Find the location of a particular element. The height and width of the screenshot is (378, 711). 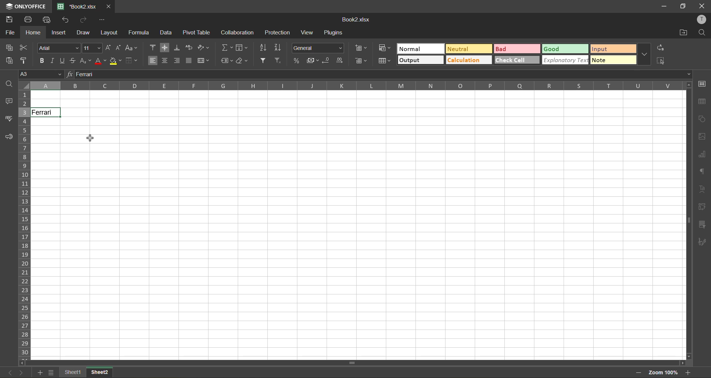

ONLYOFFICE is located at coordinates (24, 5).